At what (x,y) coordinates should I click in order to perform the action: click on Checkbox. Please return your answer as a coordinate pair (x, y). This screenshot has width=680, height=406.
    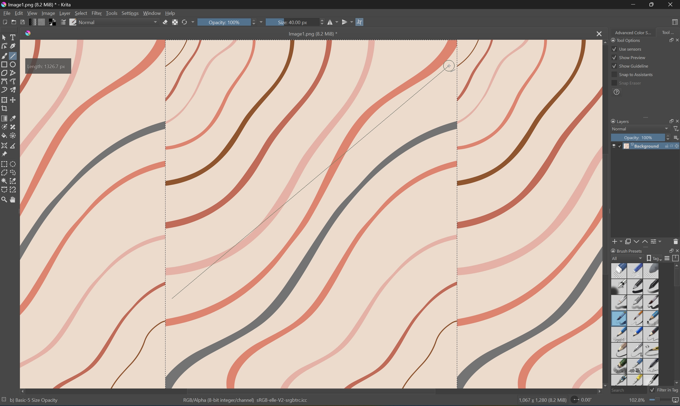
    Looking at the image, I should click on (651, 390).